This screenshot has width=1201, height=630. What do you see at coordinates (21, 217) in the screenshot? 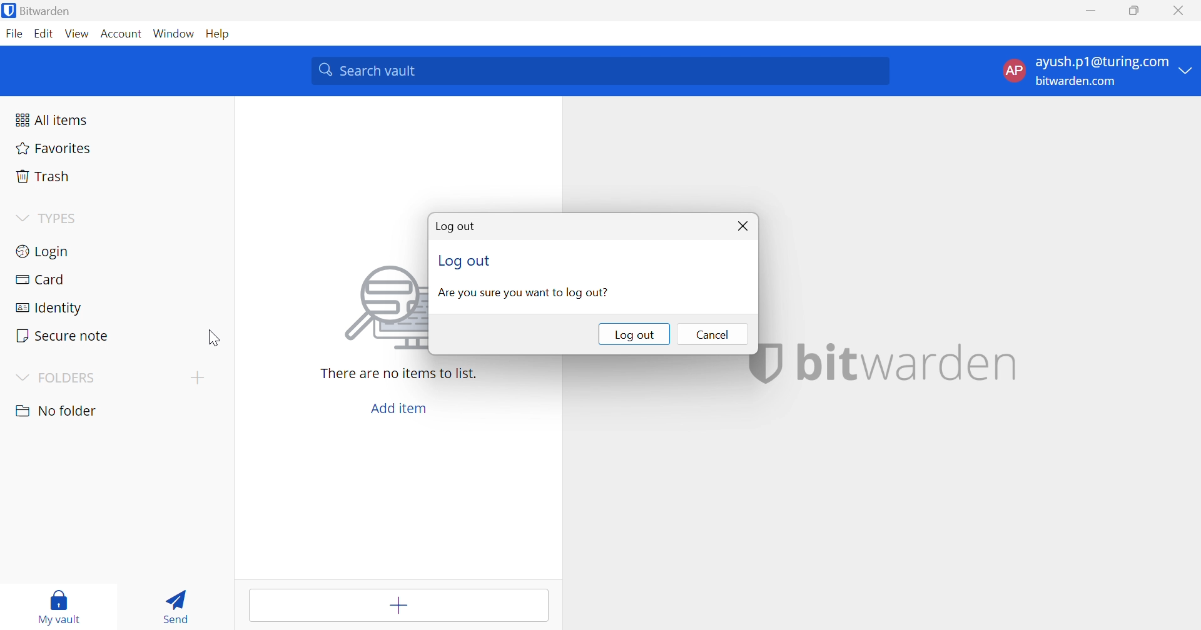
I see `Drop Down` at bounding box center [21, 217].